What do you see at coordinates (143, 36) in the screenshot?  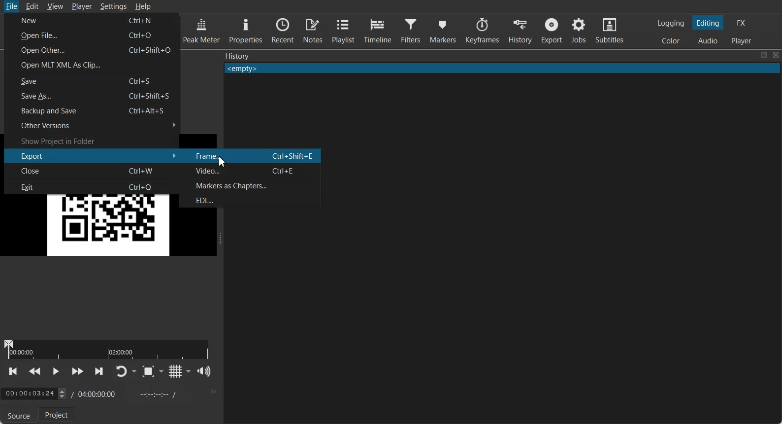 I see `Ctrl+0` at bounding box center [143, 36].